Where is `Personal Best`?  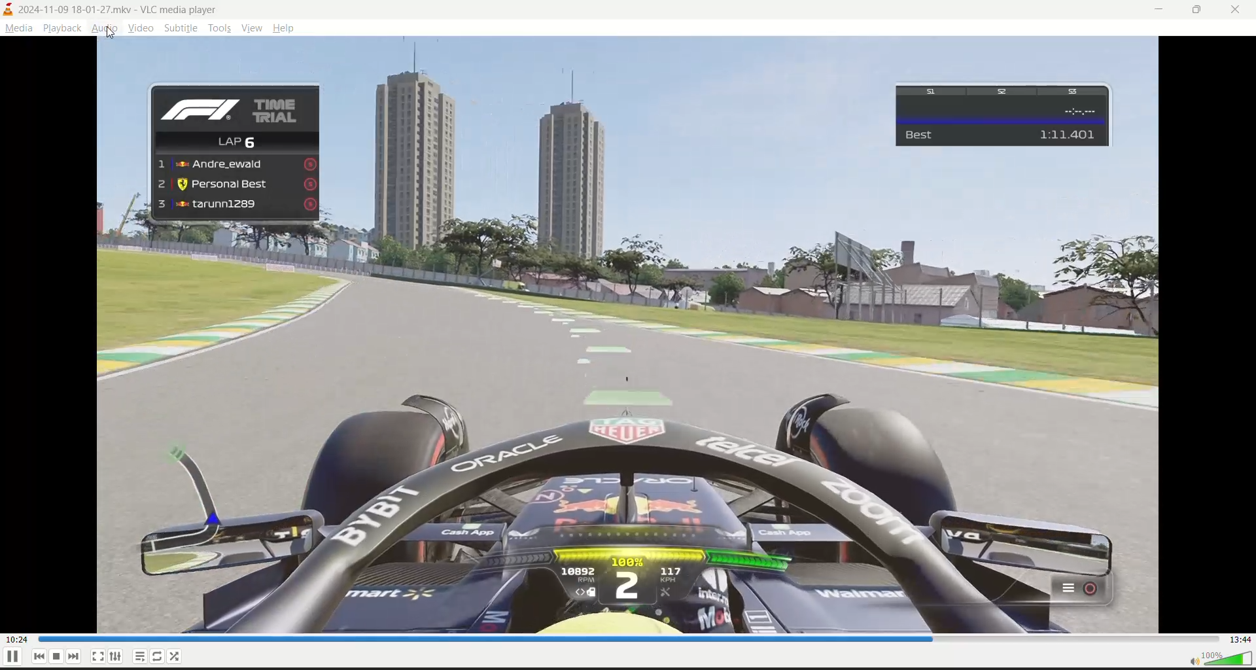
Personal Best is located at coordinates (236, 184).